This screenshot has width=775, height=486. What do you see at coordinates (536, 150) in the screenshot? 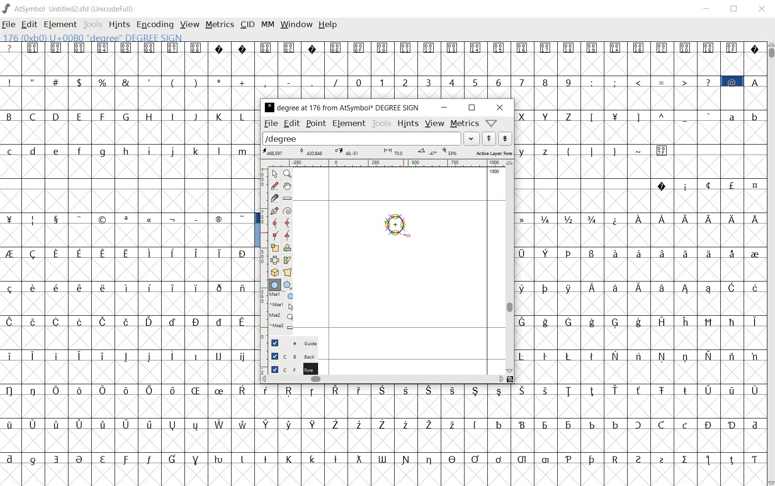
I see `y z` at bounding box center [536, 150].